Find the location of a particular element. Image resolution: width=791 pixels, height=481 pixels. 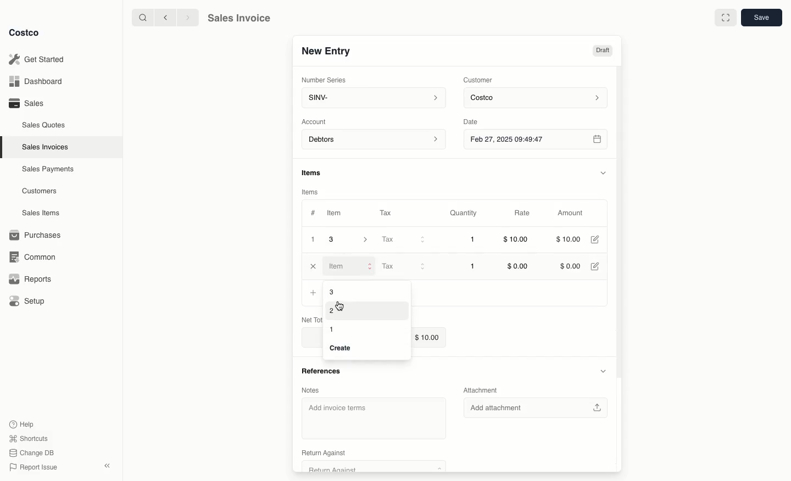

Customer is located at coordinates (478, 79).